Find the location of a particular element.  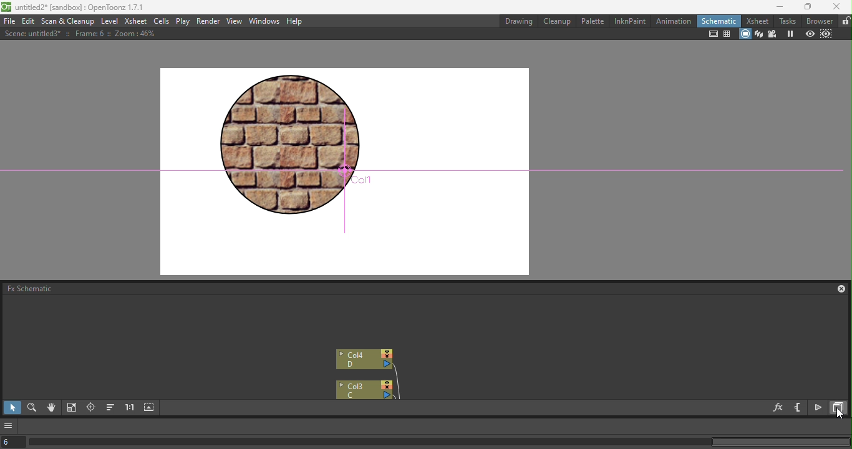

Selection mode is located at coordinates (11, 408).